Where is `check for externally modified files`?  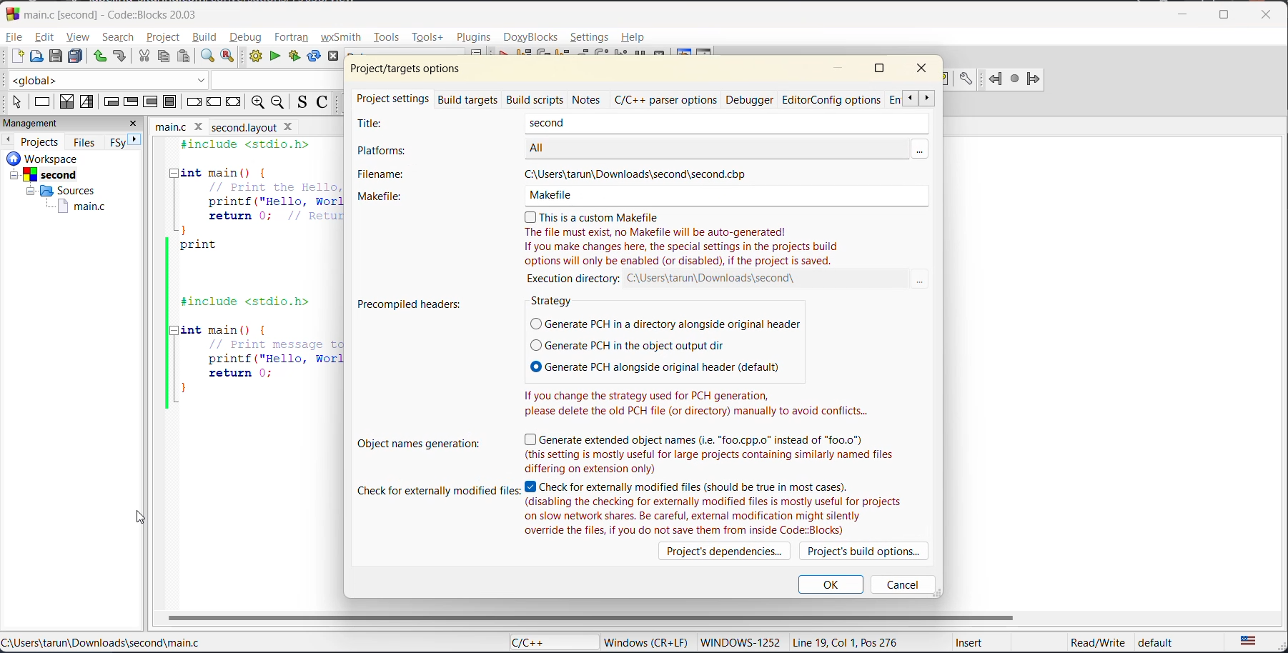 check for externally modified files is located at coordinates (435, 492).